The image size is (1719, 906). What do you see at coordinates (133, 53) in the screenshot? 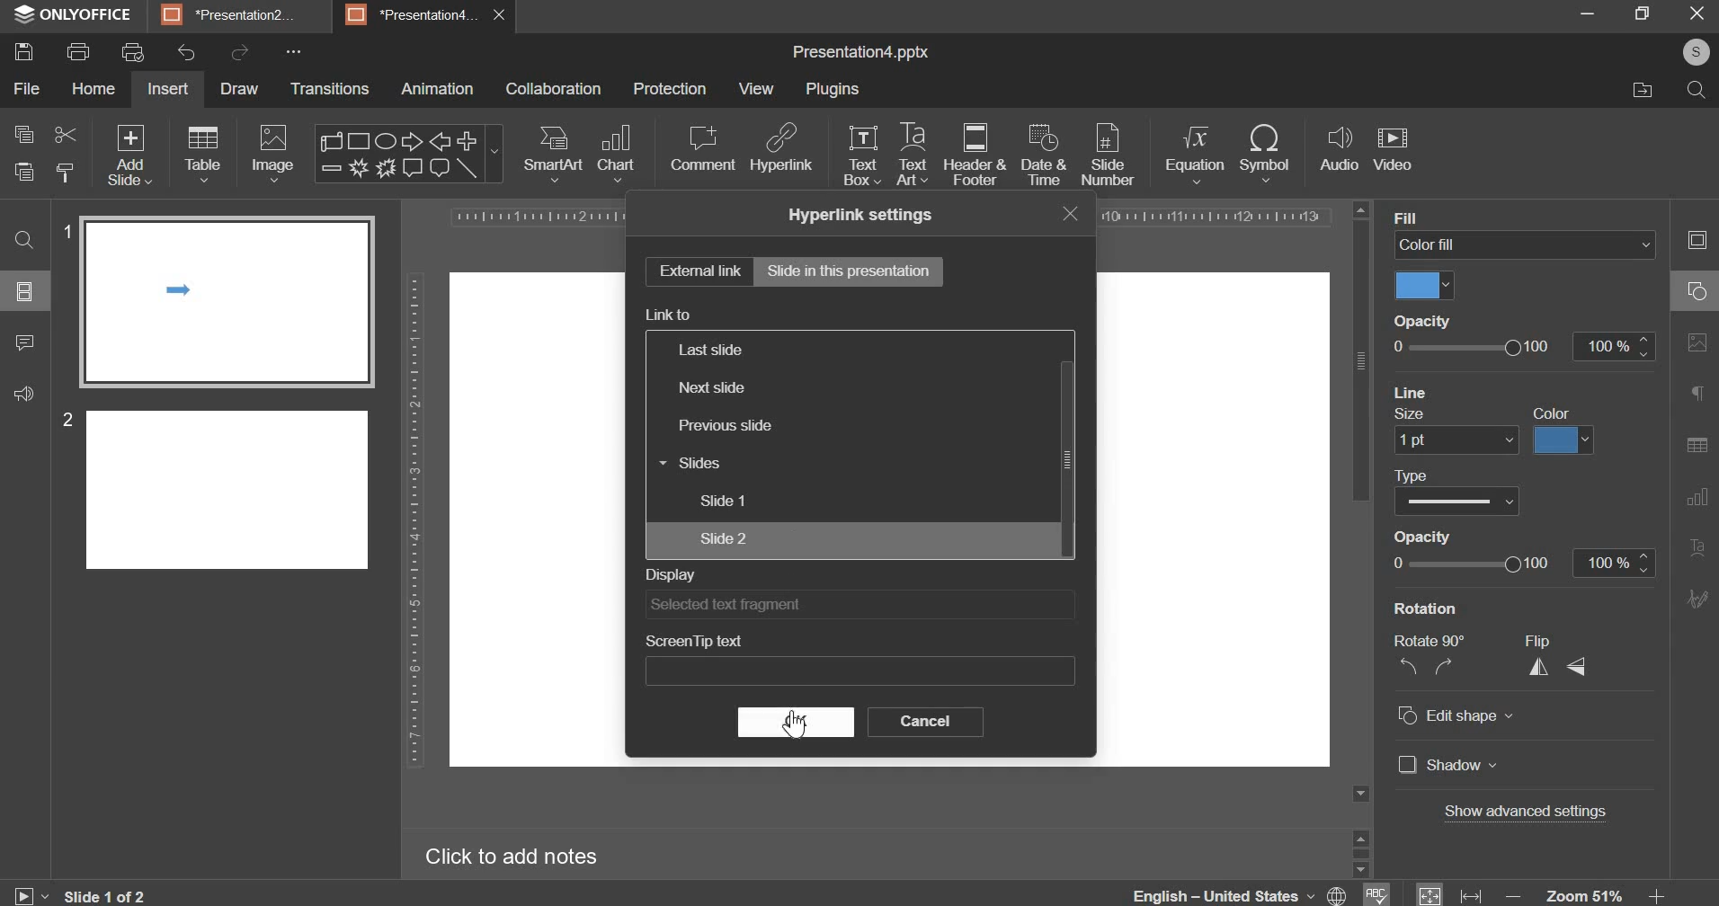
I see `print preview` at bounding box center [133, 53].